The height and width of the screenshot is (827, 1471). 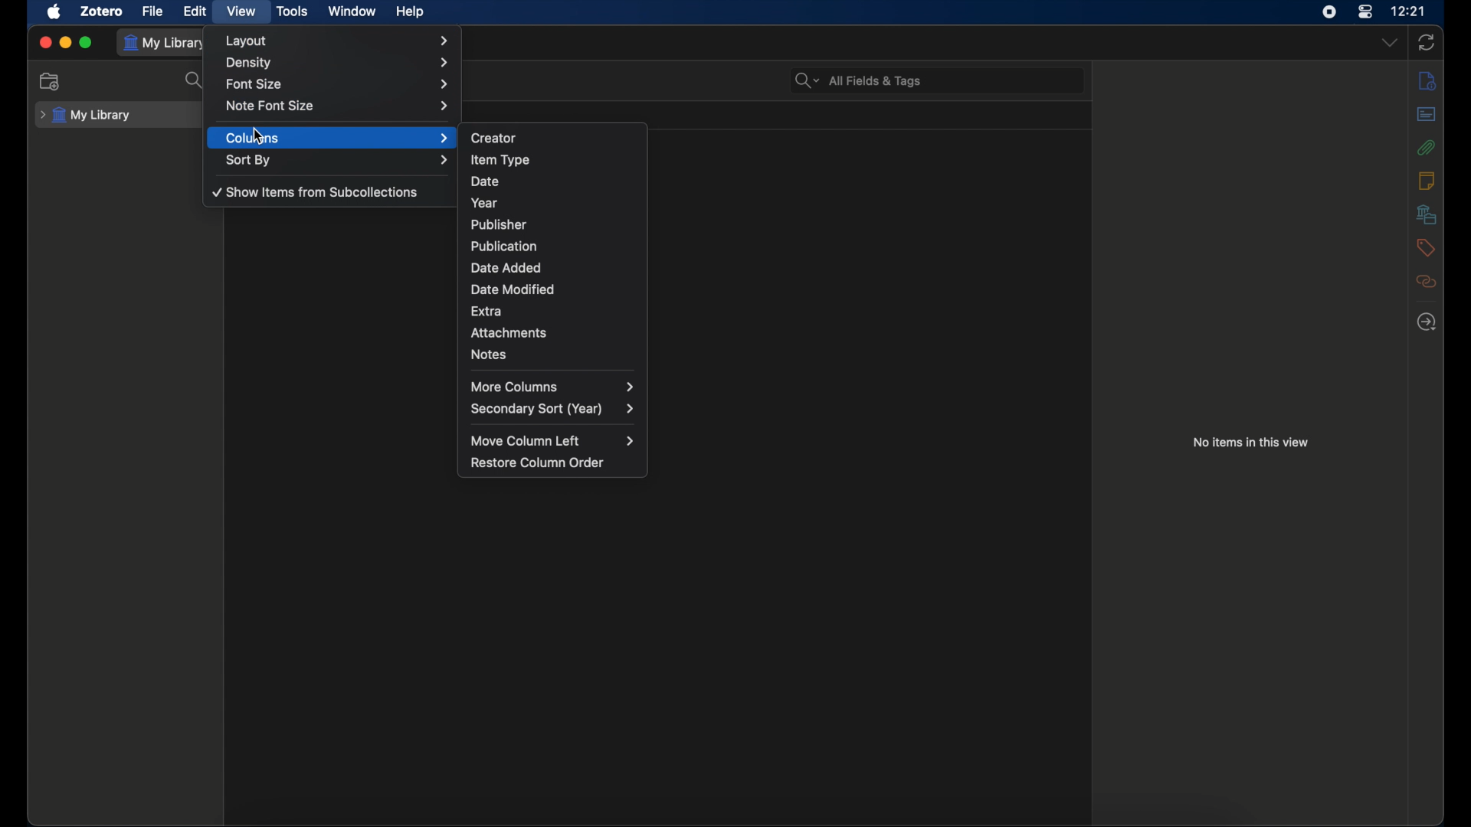 What do you see at coordinates (195, 11) in the screenshot?
I see `edit` at bounding box center [195, 11].